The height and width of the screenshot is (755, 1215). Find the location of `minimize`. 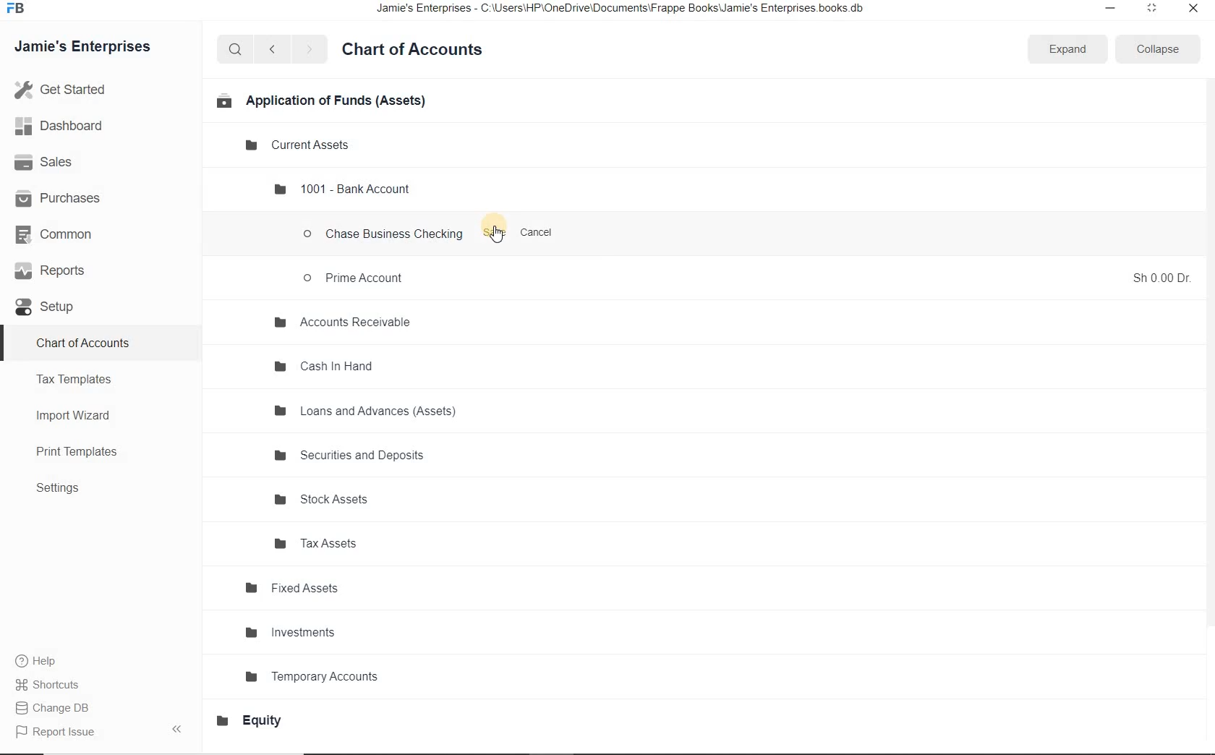

minimize is located at coordinates (1107, 9).